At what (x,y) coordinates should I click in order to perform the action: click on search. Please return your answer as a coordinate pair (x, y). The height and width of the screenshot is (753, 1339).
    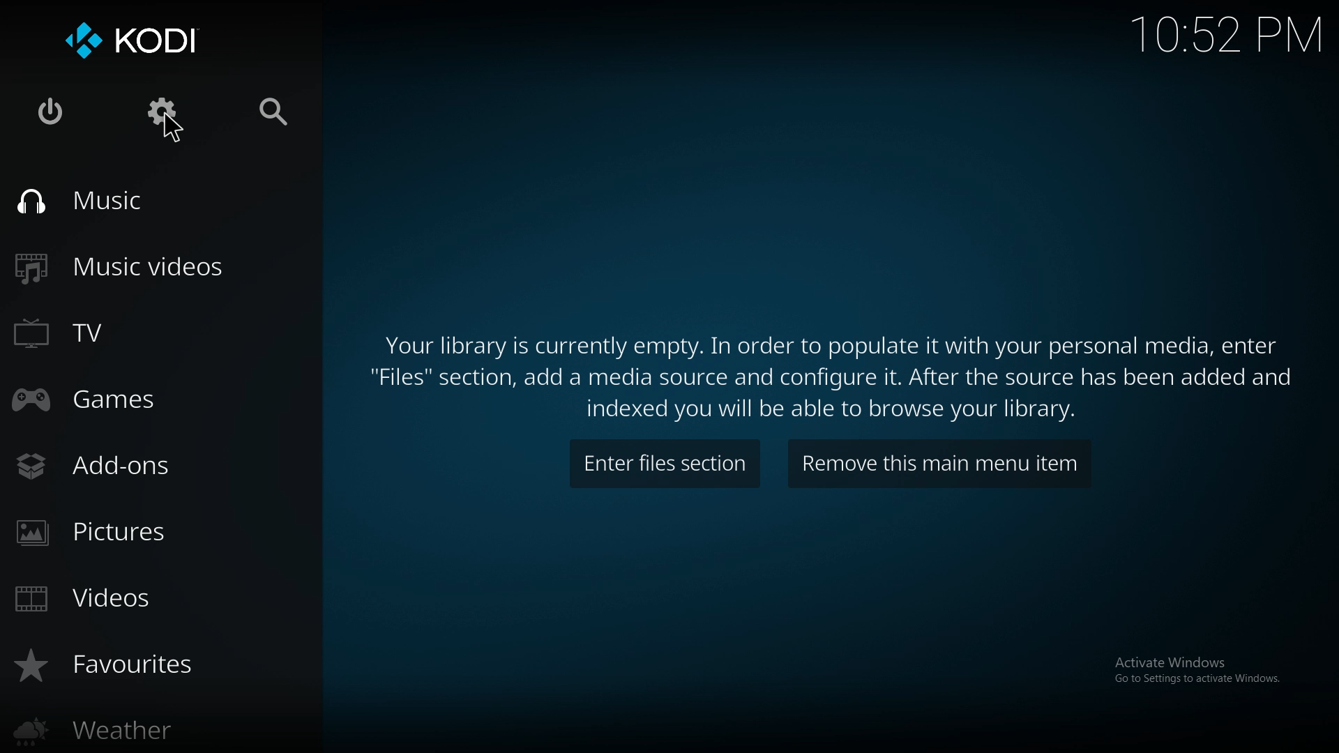
    Looking at the image, I should click on (278, 113).